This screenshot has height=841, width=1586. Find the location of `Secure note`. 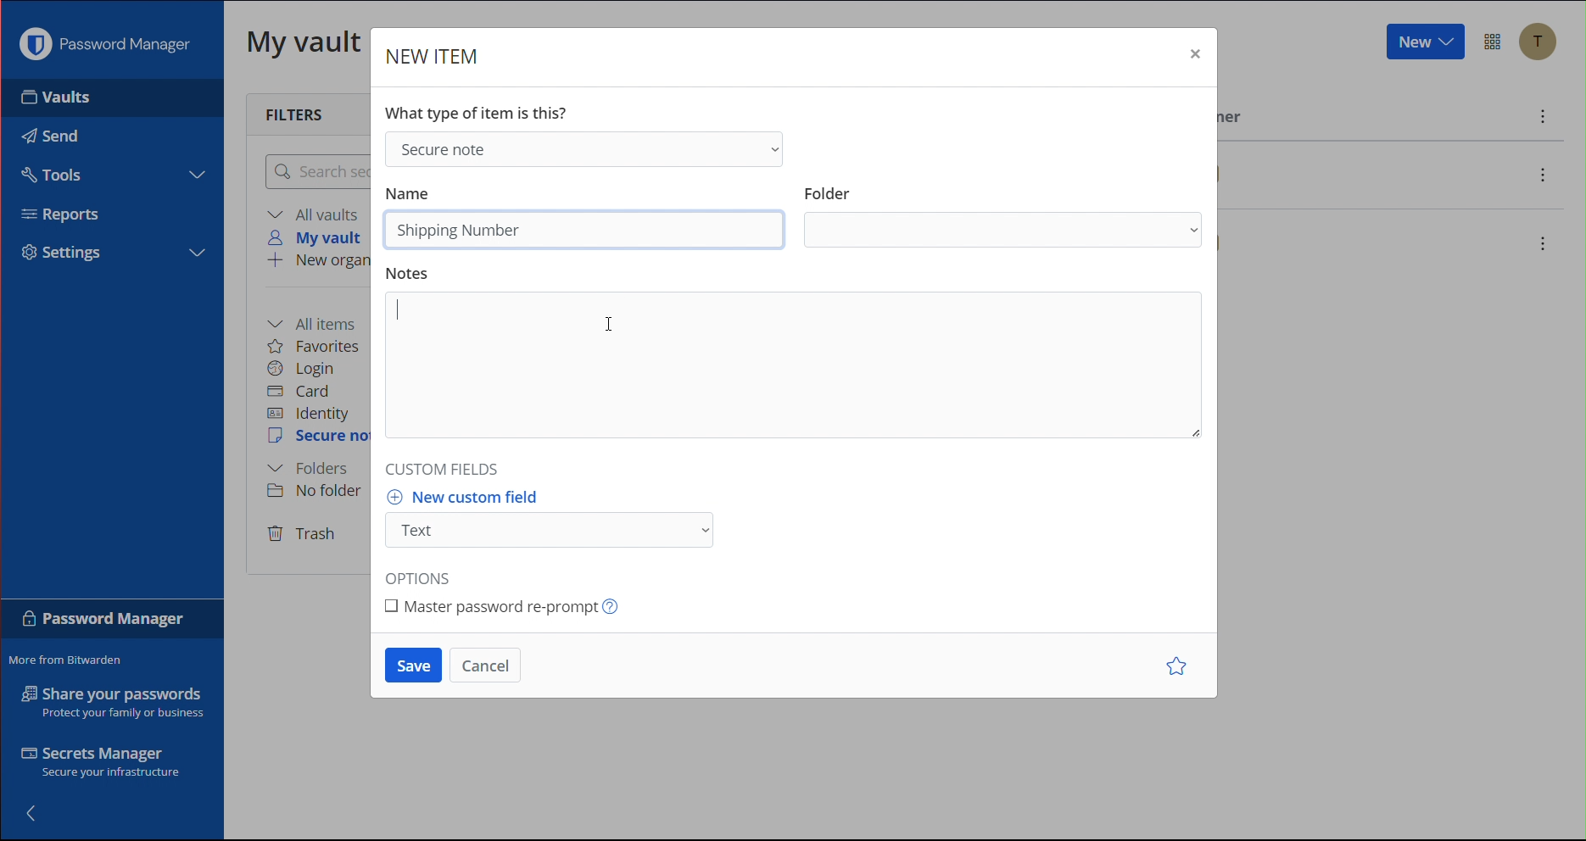

Secure note is located at coordinates (590, 149).